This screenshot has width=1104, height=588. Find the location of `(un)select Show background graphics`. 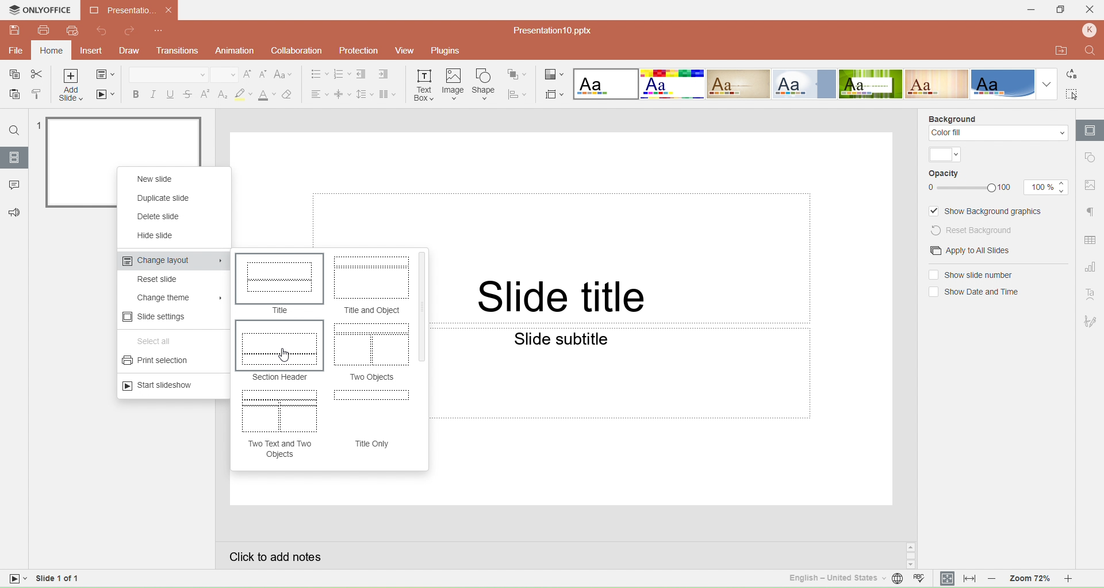

(un)select Show background graphics is located at coordinates (987, 211).